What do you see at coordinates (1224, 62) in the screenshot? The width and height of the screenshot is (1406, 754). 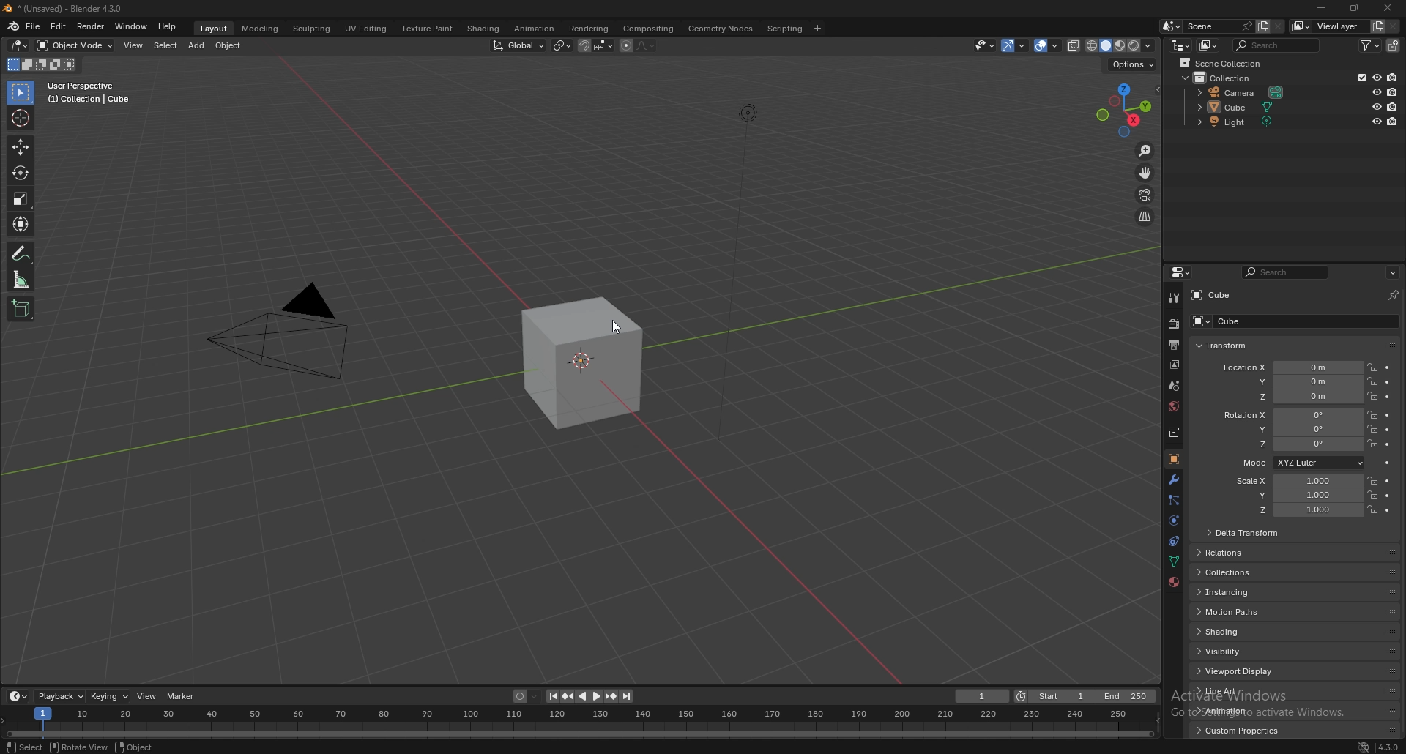 I see `scene collection` at bounding box center [1224, 62].